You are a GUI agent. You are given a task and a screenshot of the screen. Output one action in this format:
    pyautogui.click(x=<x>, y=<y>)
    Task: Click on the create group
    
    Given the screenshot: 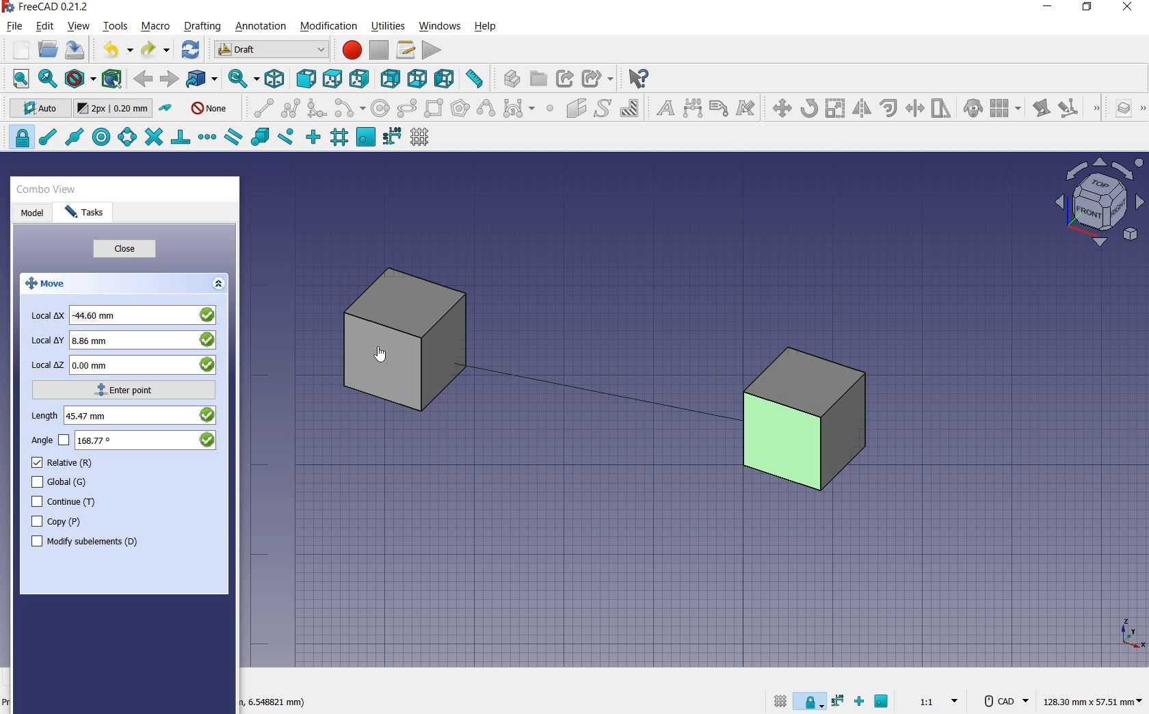 What is the action you would take?
    pyautogui.click(x=538, y=79)
    